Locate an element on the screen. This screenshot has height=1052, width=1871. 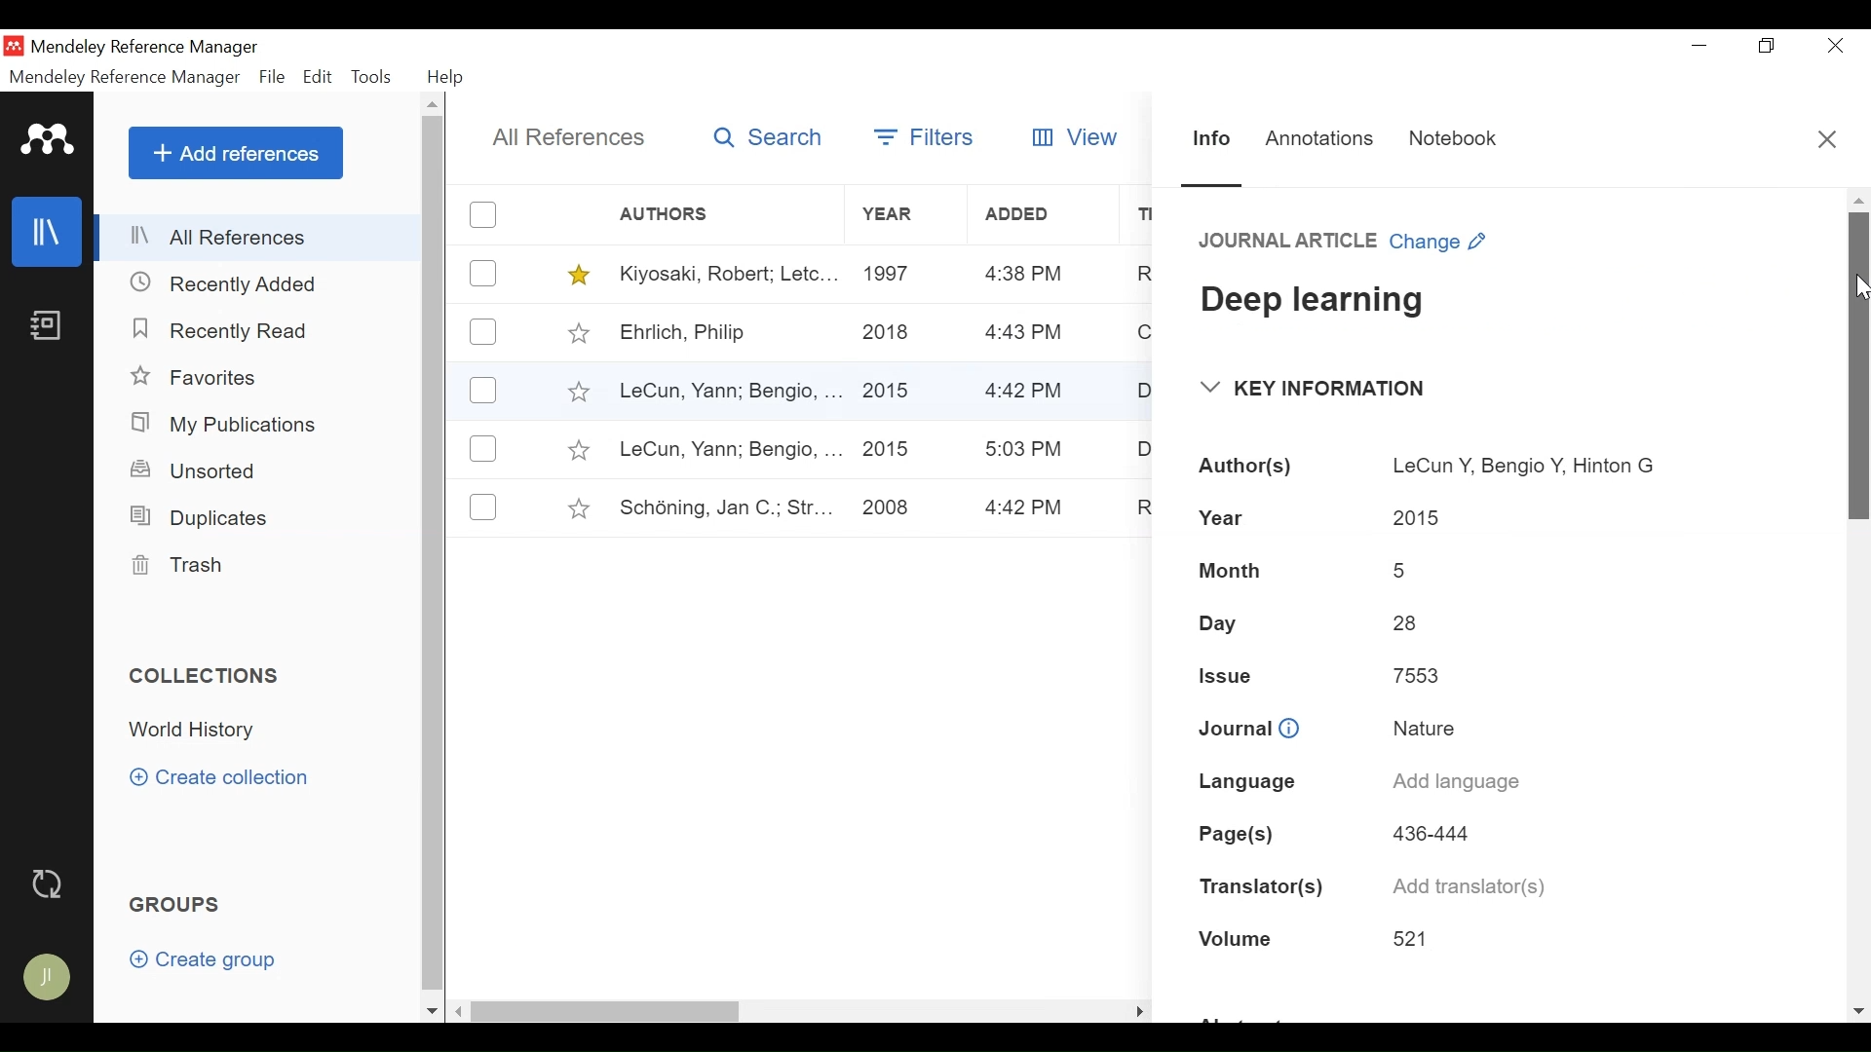
Toggle Favorites is located at coordinates (577, 391).